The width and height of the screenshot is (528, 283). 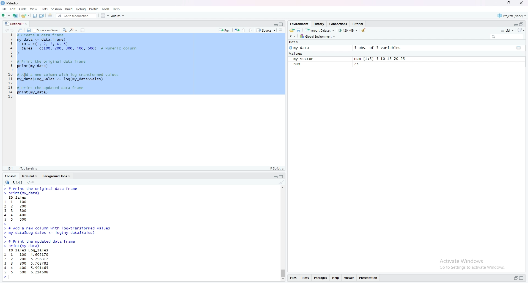 What do you see at coordinates (252, 31) in the screenshot?
I see `go to next section/chunk` at bounding box center [252, 31].